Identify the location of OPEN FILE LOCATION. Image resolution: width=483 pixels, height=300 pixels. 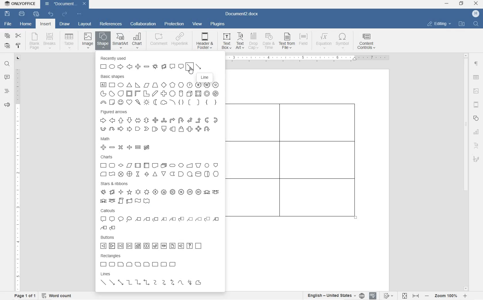
(462, 24).